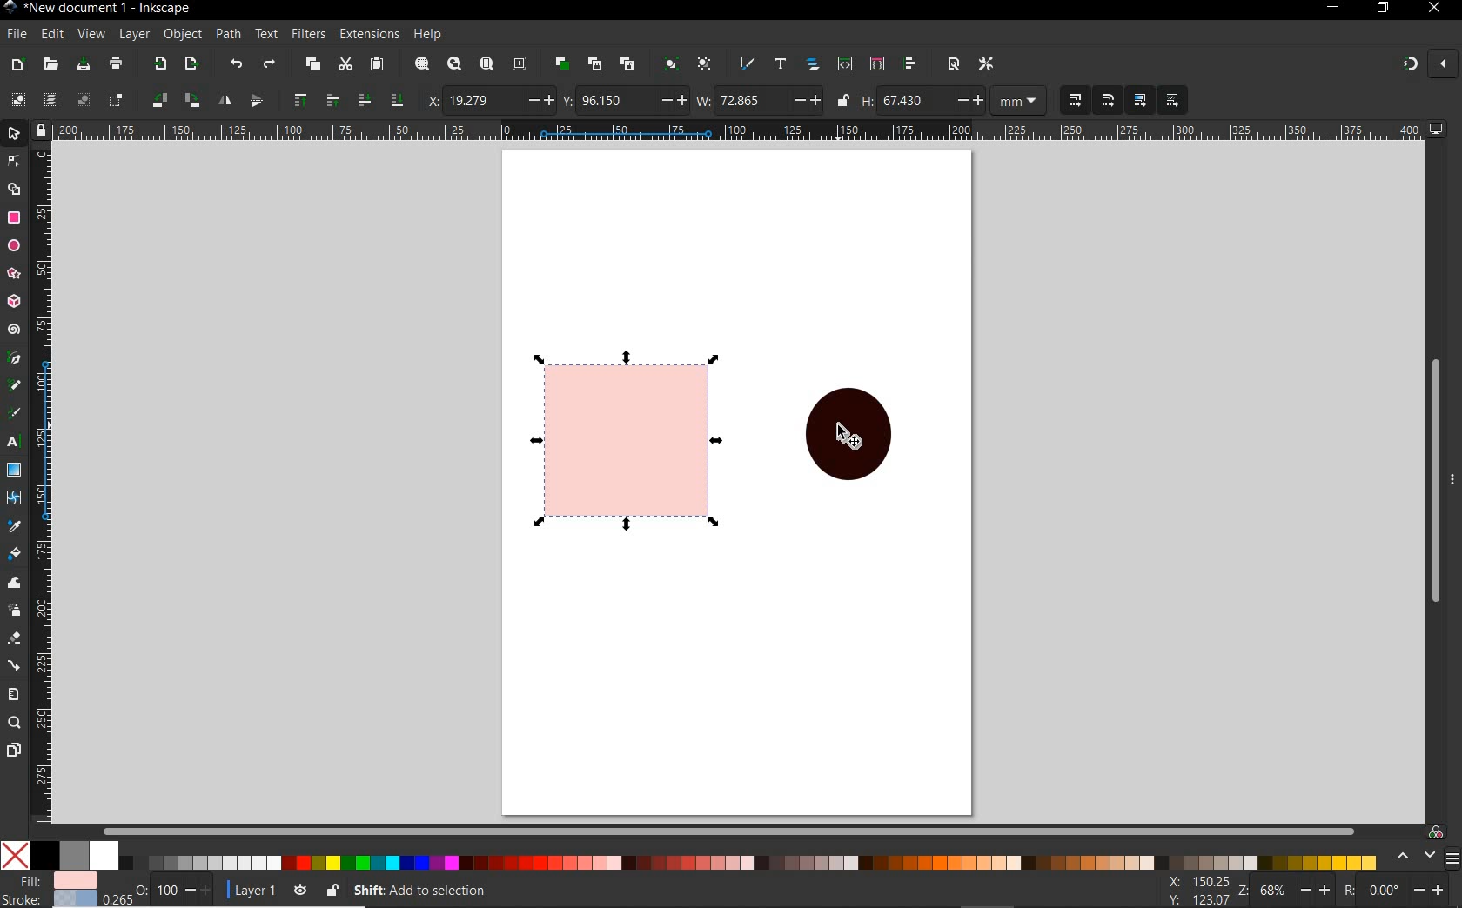 Image resolution: width=1462 pixels, height=908 pixels. Describe the element at coordinates (117, 63) in the screenshot. I see `print` at that location.